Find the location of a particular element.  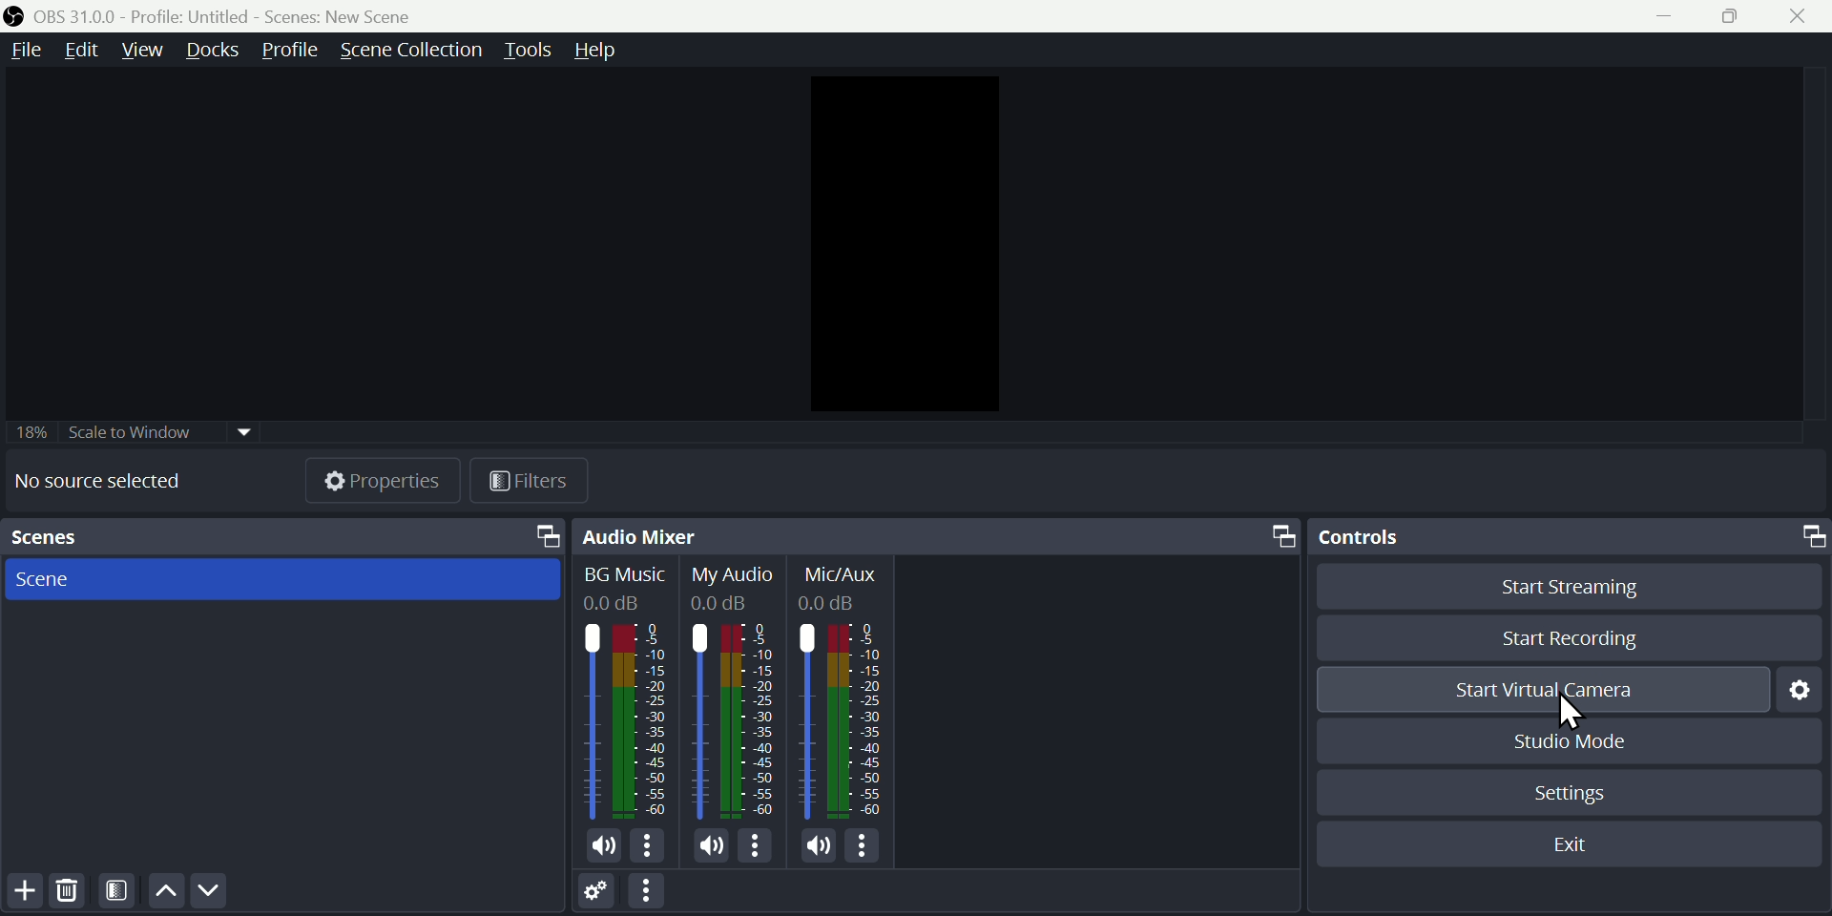

Studio mode is located at coordinates (1579, 741).